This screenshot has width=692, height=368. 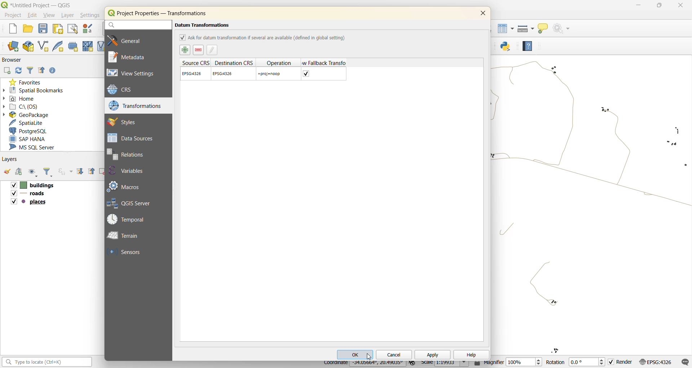 I want to click on crs, so click(x=127, y=90).